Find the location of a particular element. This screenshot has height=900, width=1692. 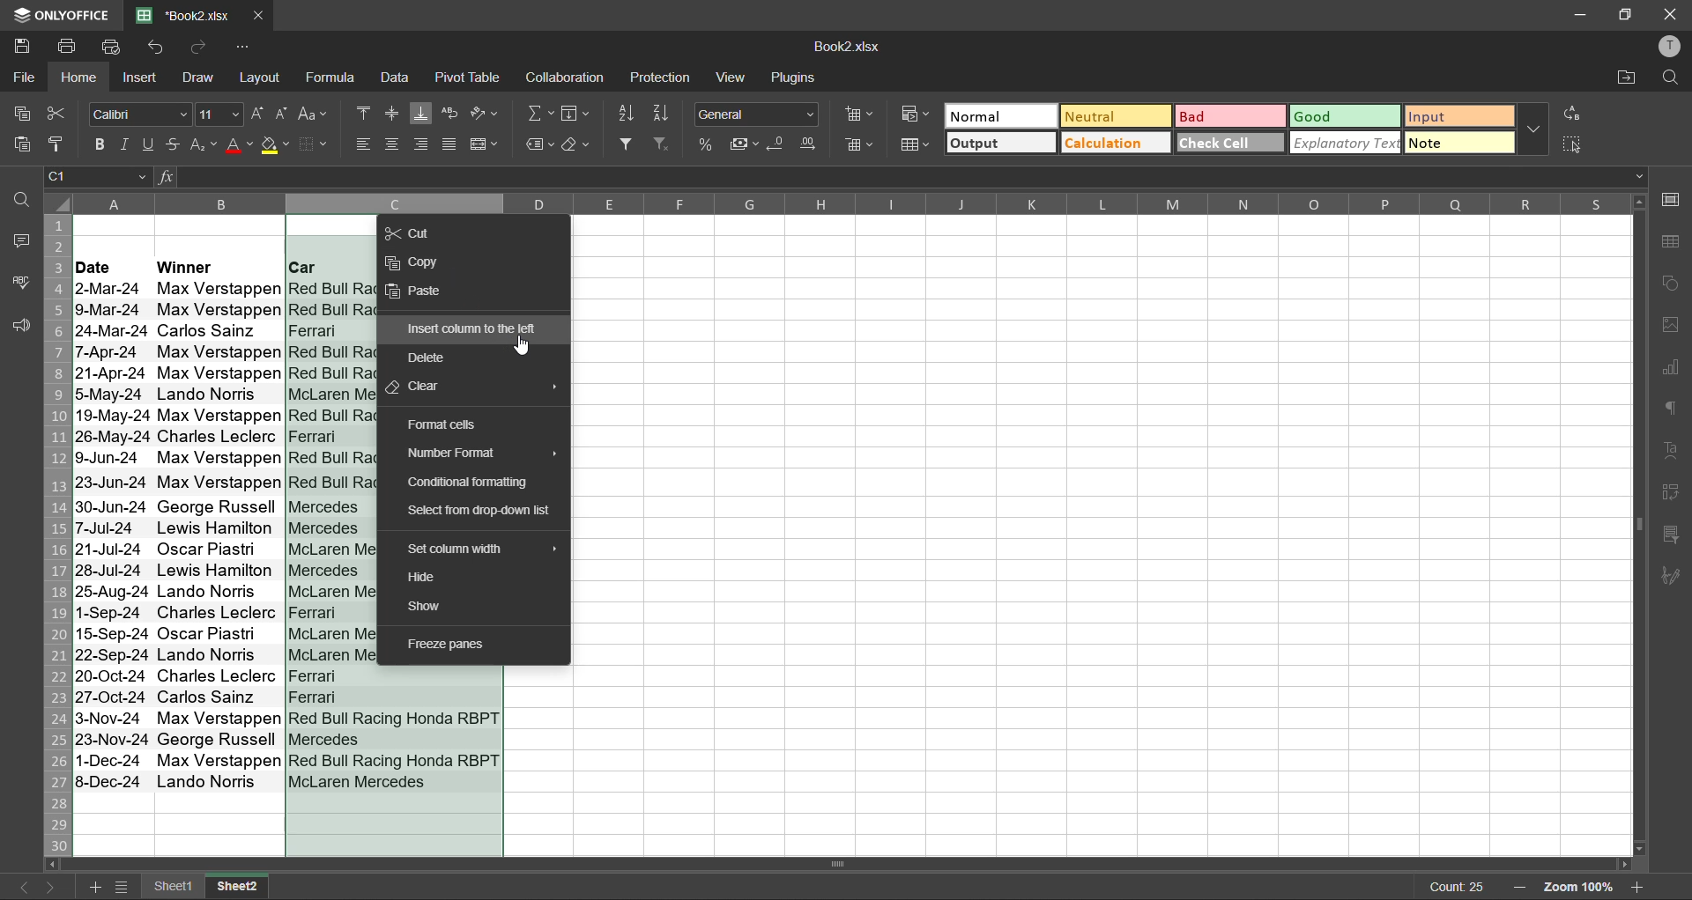

images is located at coordinates (1671, 328).